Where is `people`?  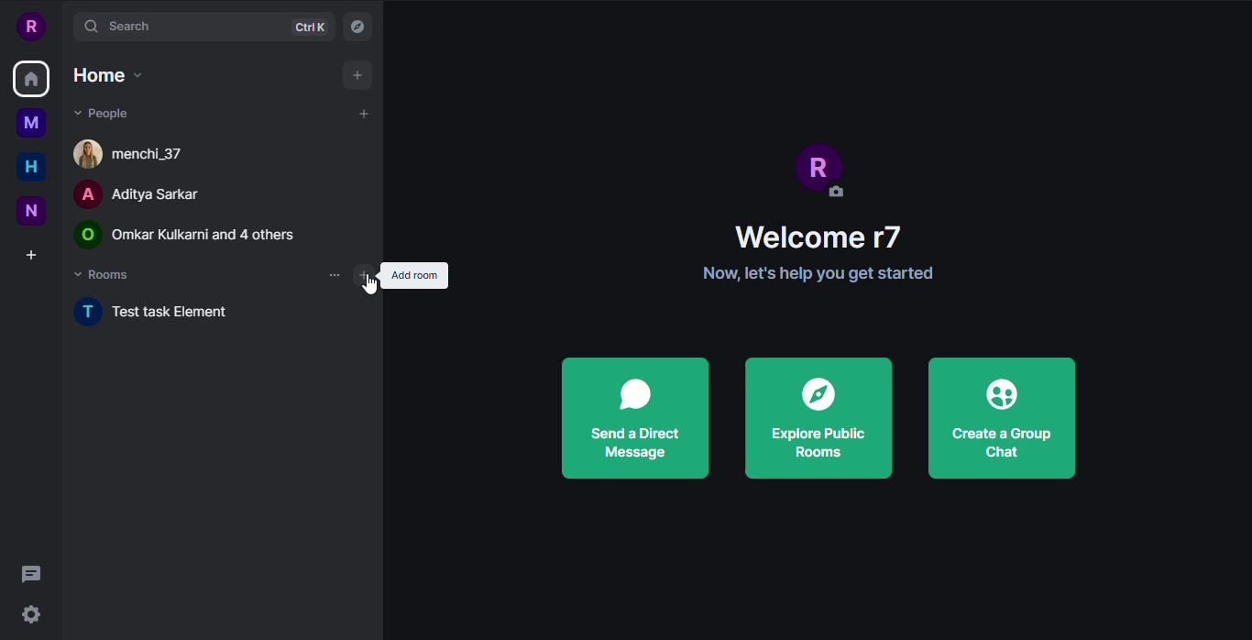 people is located at coordinates (138, 151).